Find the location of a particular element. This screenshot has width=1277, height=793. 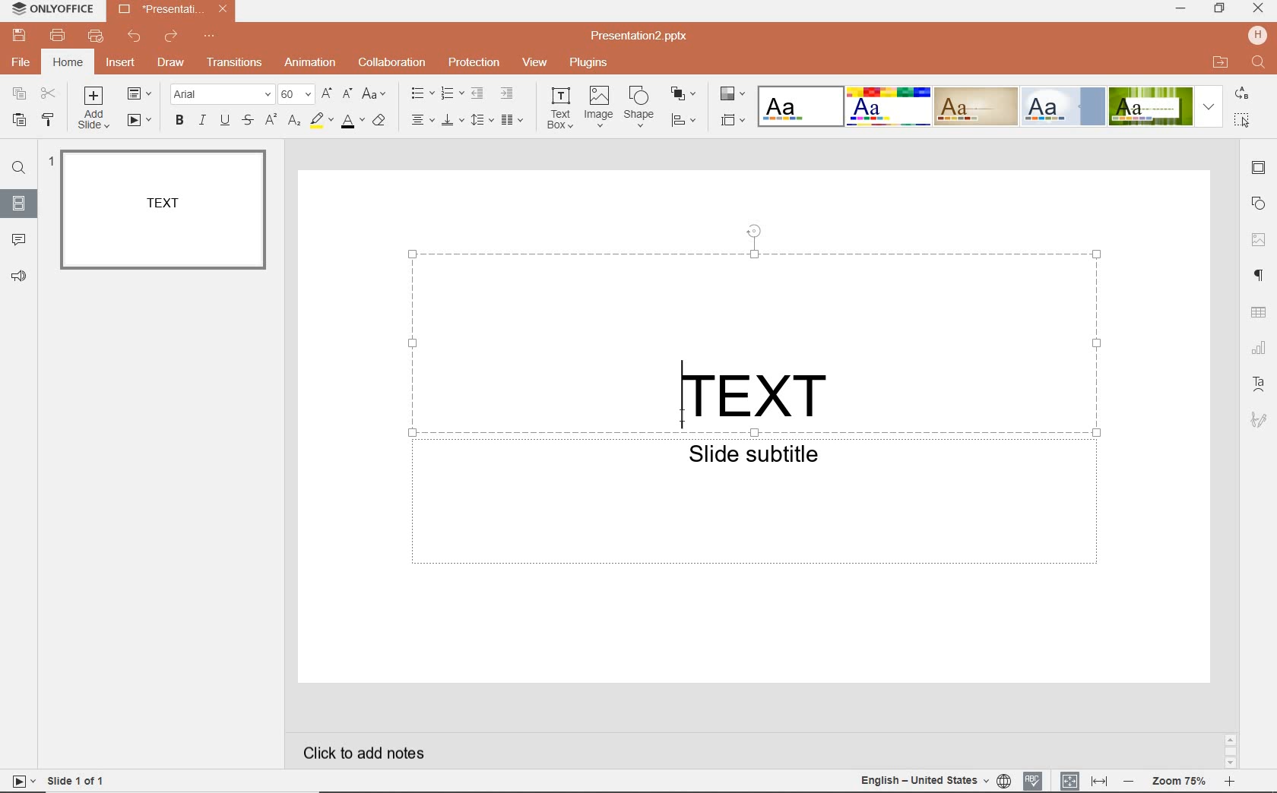

DECREMENT FONT SIZE is located at coordinates (348, 95).